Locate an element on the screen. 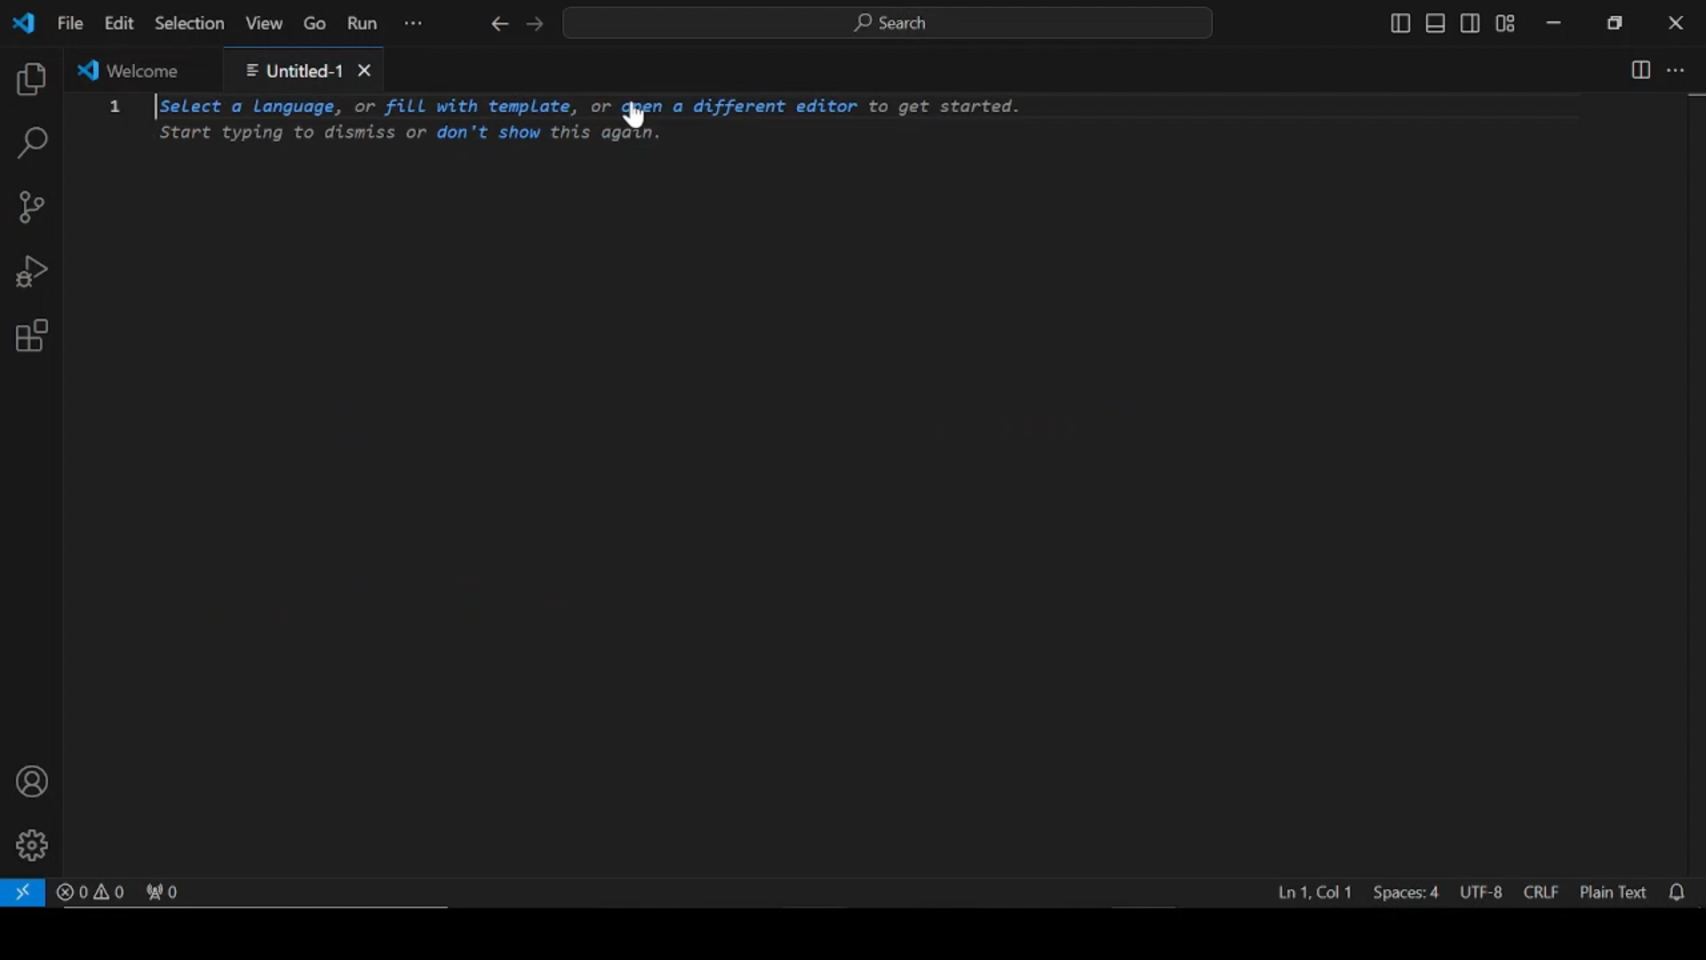 The image size is (1706, 960). next is located at coordinates (534, 24).